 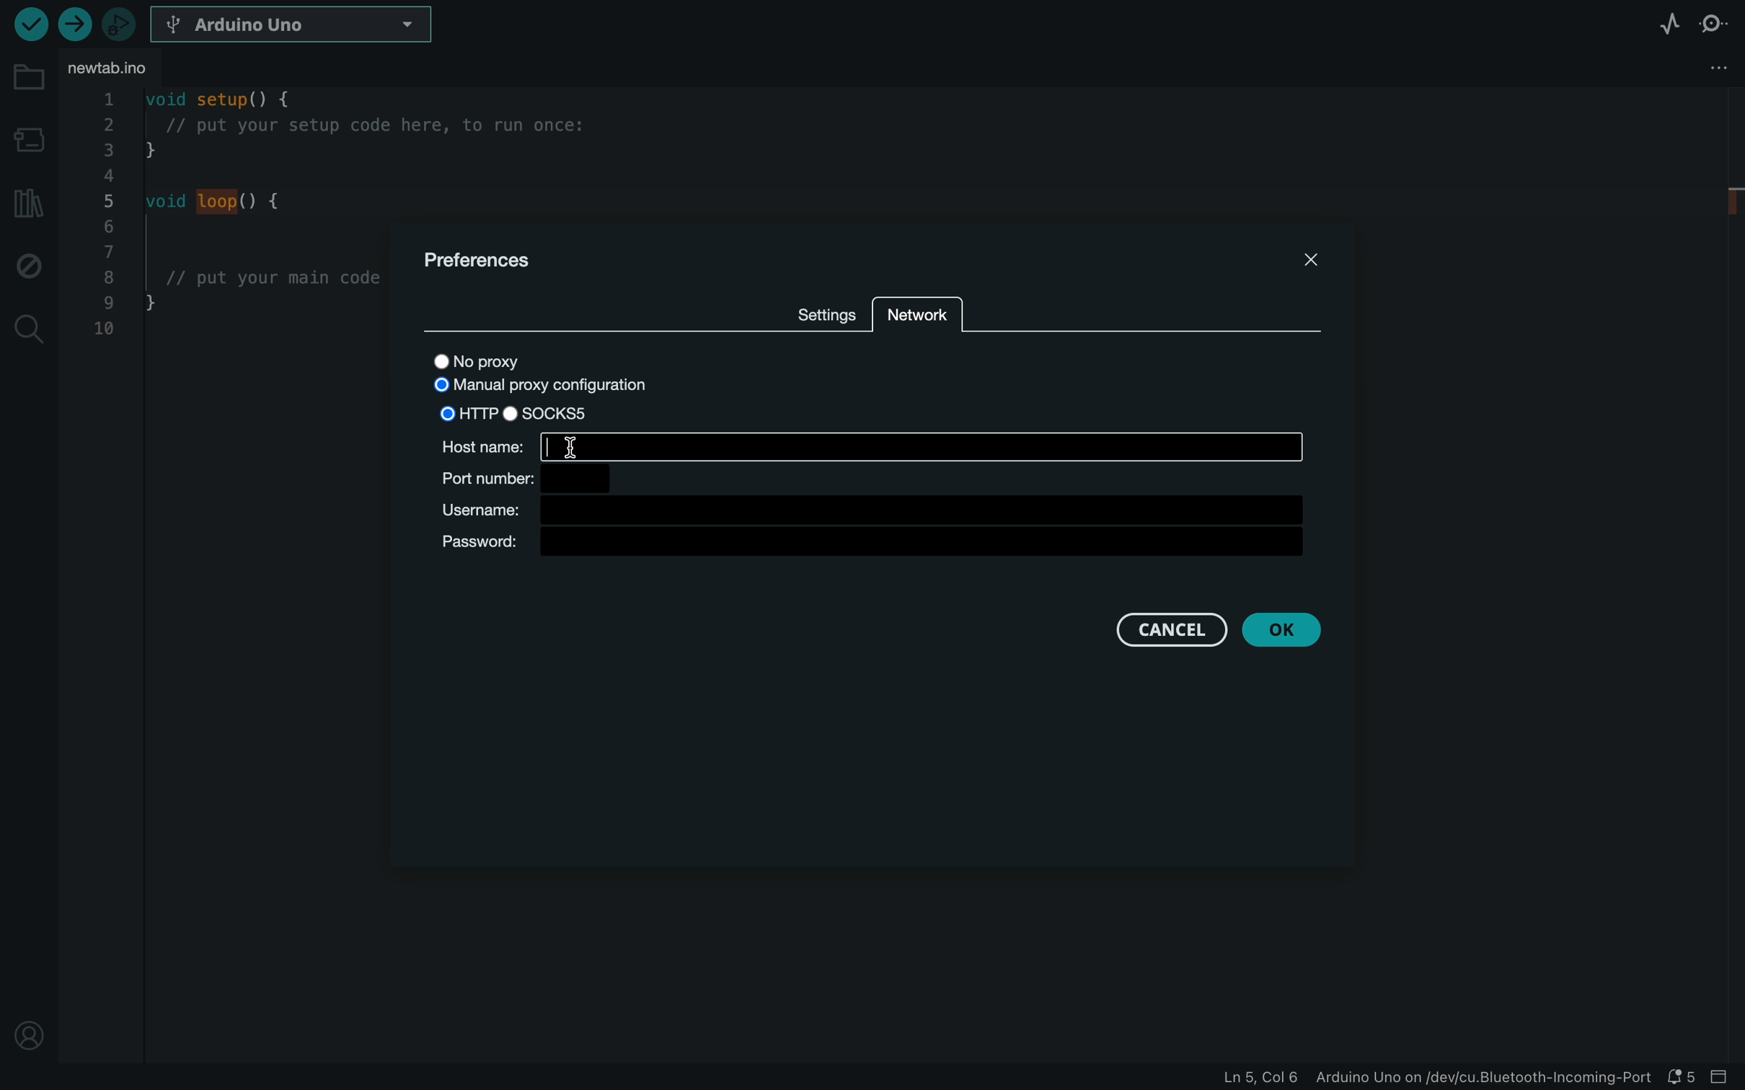 What do you see at coordinates (120, 23) in the screenshot?
I see `debugger` at bounding box center [120, 23].